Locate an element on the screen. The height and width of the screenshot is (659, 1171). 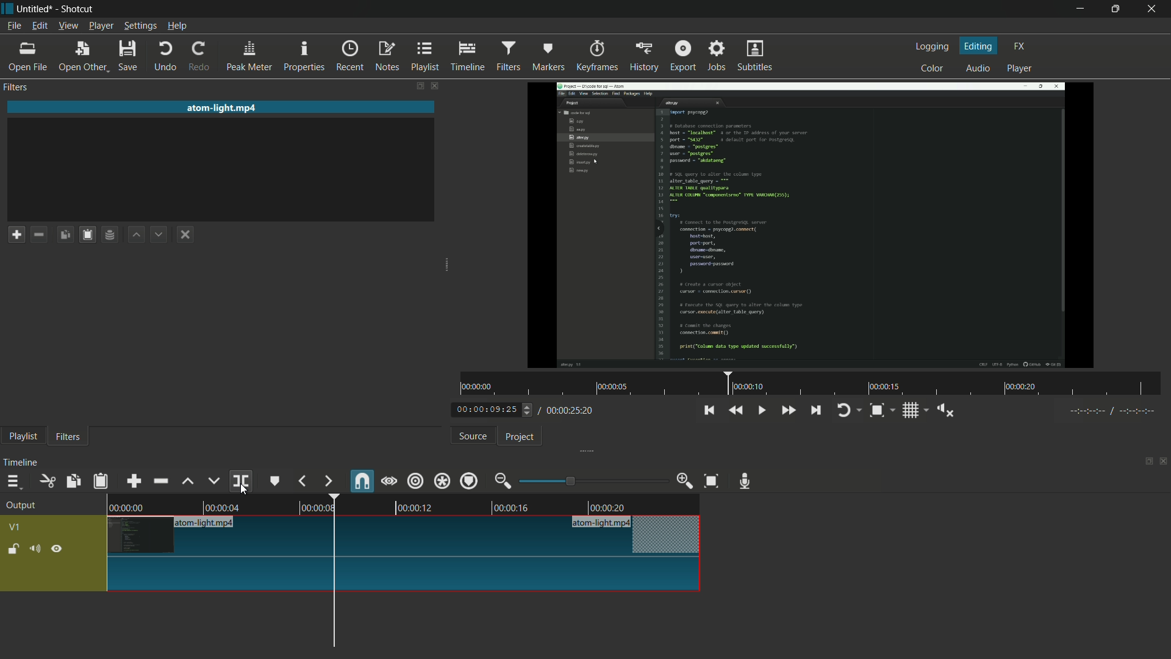
total time is located at coordinates (568, 411).